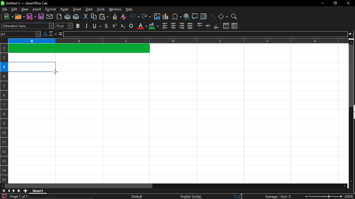 The height and width of the screenshot is (199, 355). What do you see at coordinates (13, 9) in the screenshot?
I see `edit` at bounding box center [13, 9].